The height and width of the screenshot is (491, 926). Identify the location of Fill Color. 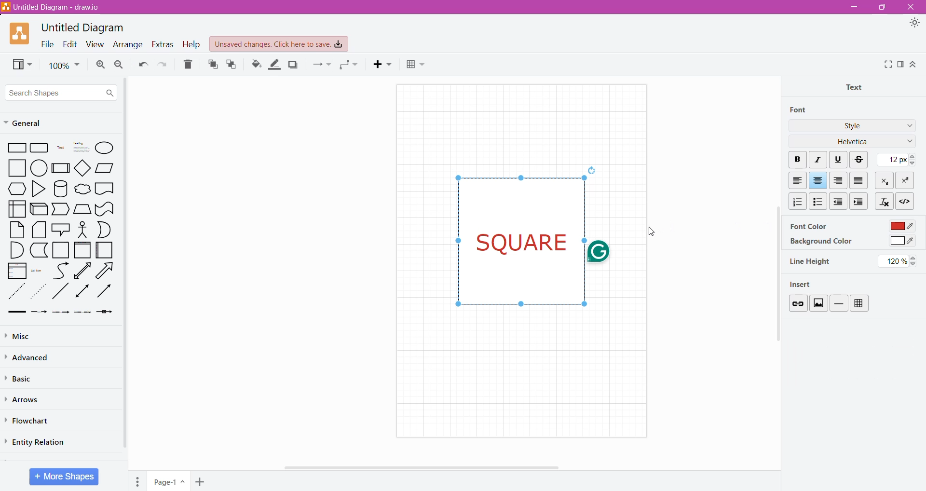
(255, 64).